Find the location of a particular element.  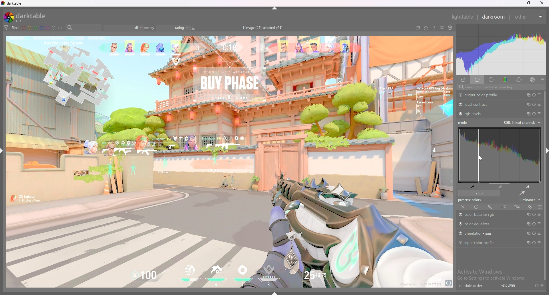

color equalizer is located at coordinates (478, 224).